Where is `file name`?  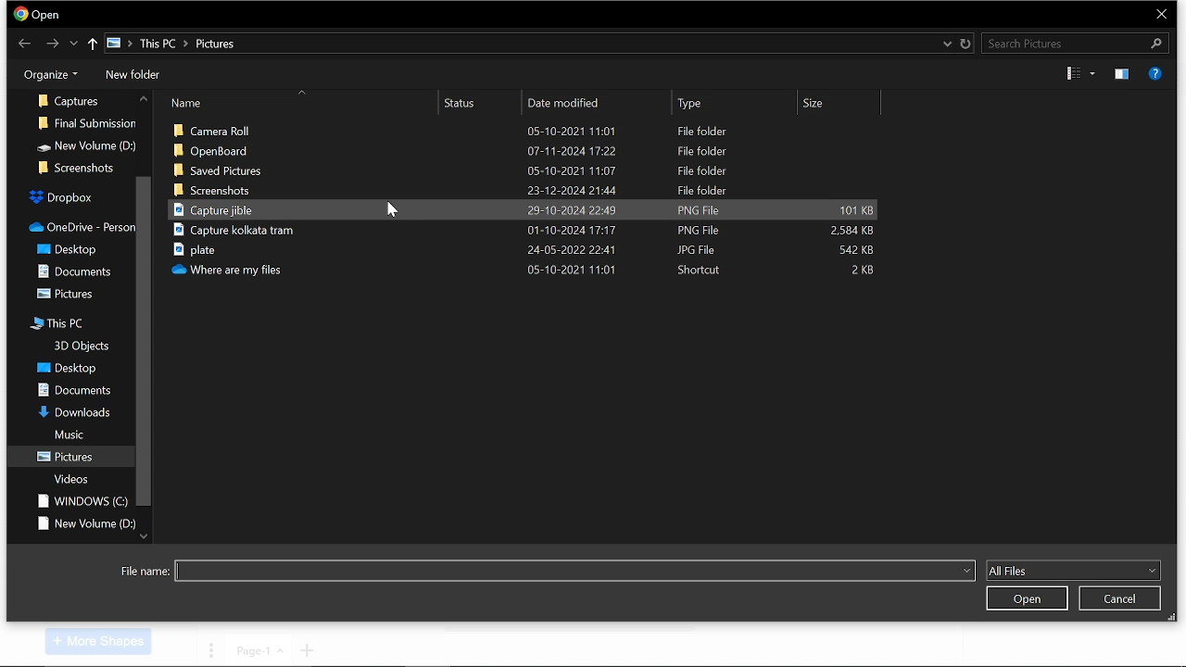 file name is located at coordinates (574, 570).